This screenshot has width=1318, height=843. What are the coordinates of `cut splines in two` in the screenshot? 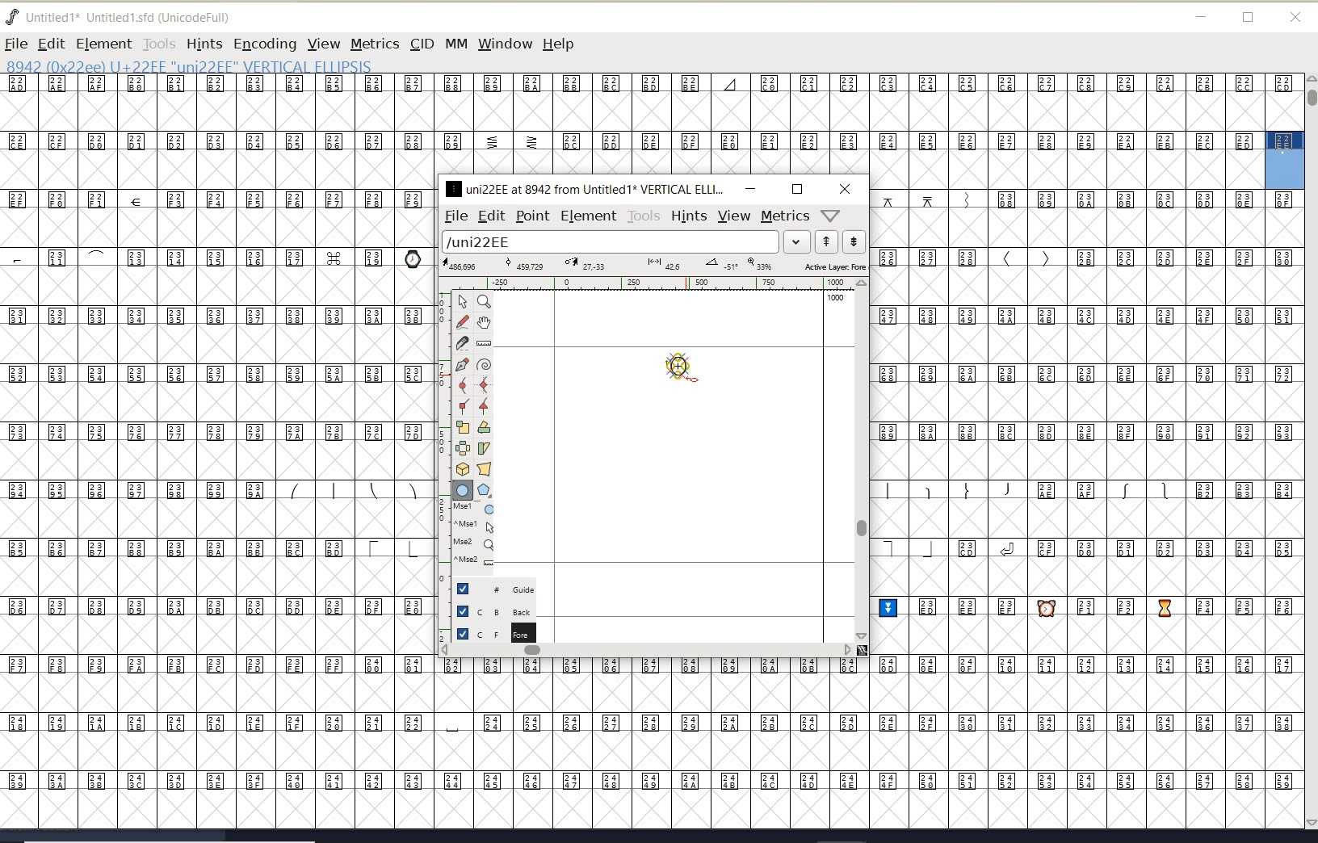 It's located at (462, 342).